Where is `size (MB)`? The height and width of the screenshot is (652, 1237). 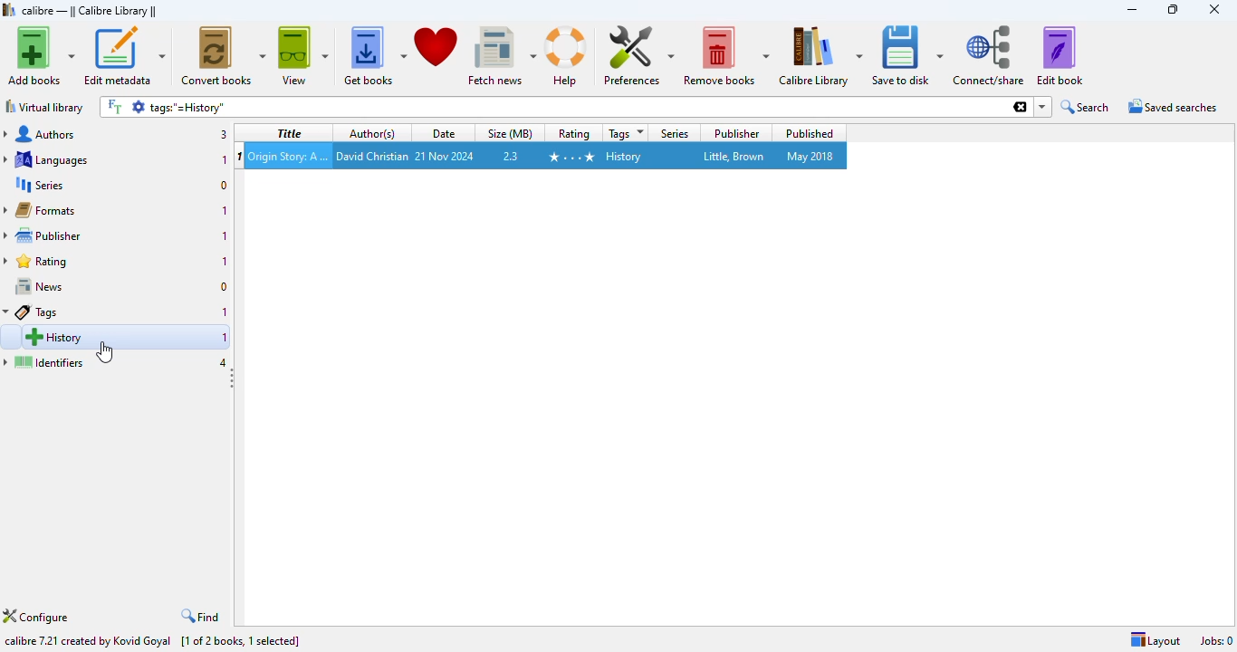 size (MB) is located at coordinates (509, 133).